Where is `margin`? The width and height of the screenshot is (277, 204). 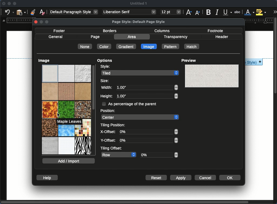 margin is located at coordinates (17, 20).